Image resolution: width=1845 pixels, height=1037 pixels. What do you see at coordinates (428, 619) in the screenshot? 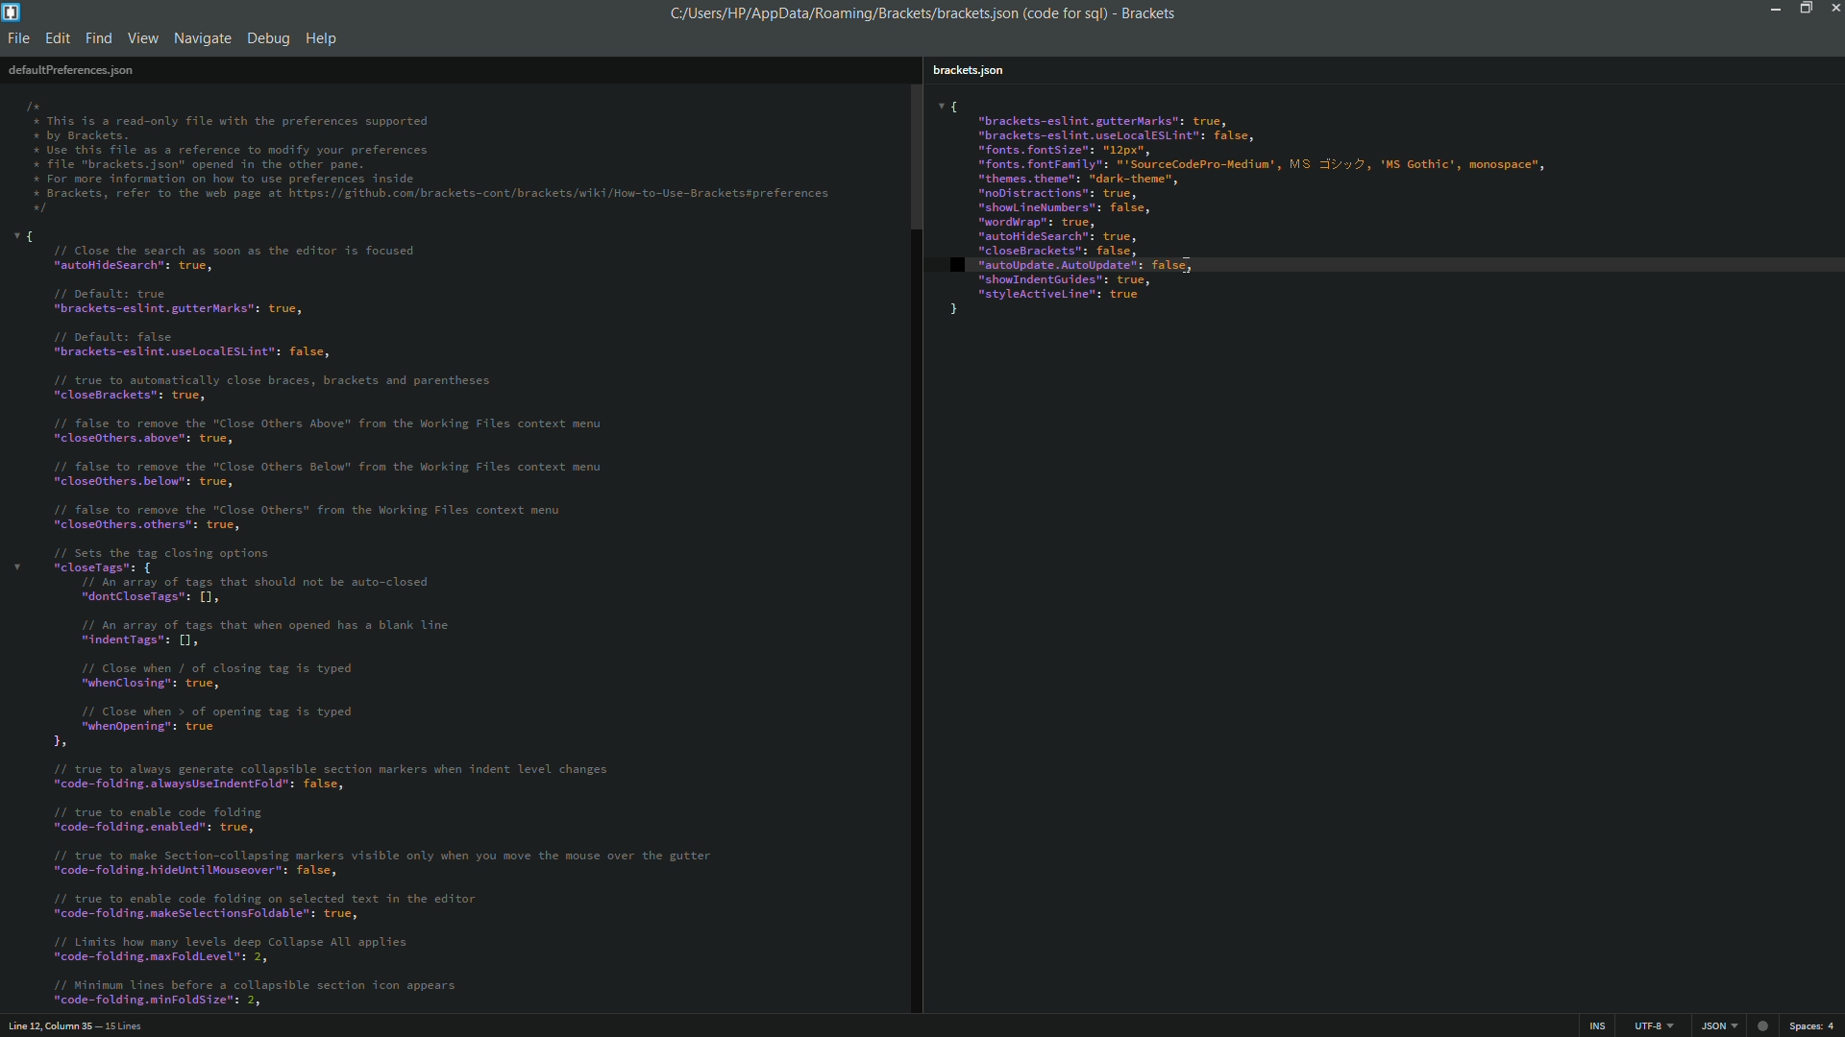
I see `v{
// Close the search as soon as the editor is focused
“autoHidesearch": true,
// Default: true
“brackets-eslint.gutterMarks": true,
// Default: false
"brackets-eslint.useLocalesLint": false,
// true to automatically close braces, brackets and parentheses
"closeBrackets": true,
// false to remove the "Close Others Above" from the Working Files context menu
"closeothers.above": true,
// false to remove the "Close Others Below" from the Working Files context menu
"closeothers.below": true,
// false to remove the "Close Others" from the Working Files context menu
"closeOthers. others": true,
/1 sets the tag closing options
* “closeTags": {
// An array of tags that should not be auto-closed
"dontCloseTags": [1,
// An array of tags that when opened has a blank line
"indentTags": [1,
// Close when / of closing tag is typed
"whenClosing": true,
// Close when > of opening tag is typed
"whenOpening": true
by
// true to always generate collapsible section markers when indent level changes
"code-folding.alwaysUseIndentFold": false,
// true to enable code folding
"code-folding.enabled": true,
// true to make Section-collapsing markers visible only when you move the mouse over the gutter
"code-folding.hideuntilMouseover®: false,
// true to enable code folding on selected text in the editor
"code-folding.makeselectionsFoldable": true,
// Limits how many levels deep Collapse ALL applies
"code-folding.maxFoldLevel™: 2,
// Minimum Lines before a collapsible section icon appears
“code-folding.minFoldsize": 2,` at bounding box center [428, 619].